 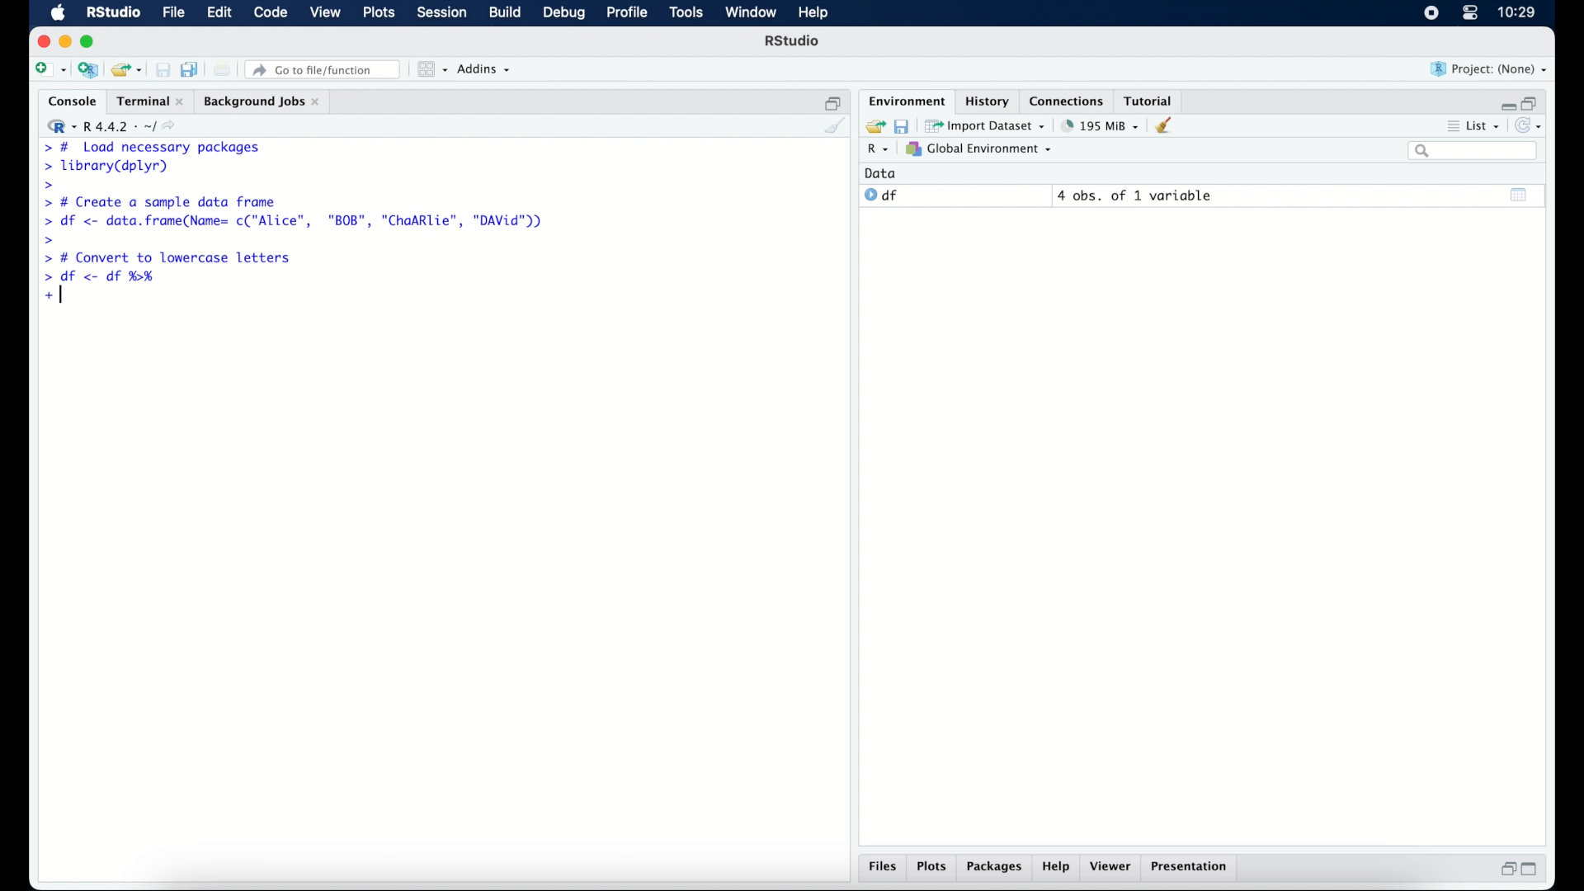 I want to click on restore down, so click(x=1506, y=870).